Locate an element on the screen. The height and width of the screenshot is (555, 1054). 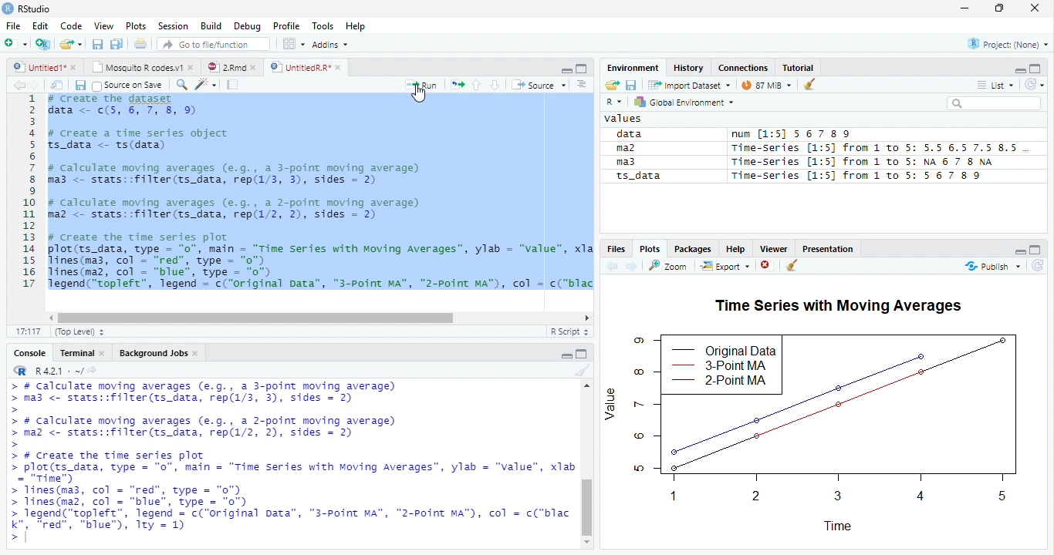
re-run the previous code is located at coordinates (458, 85).